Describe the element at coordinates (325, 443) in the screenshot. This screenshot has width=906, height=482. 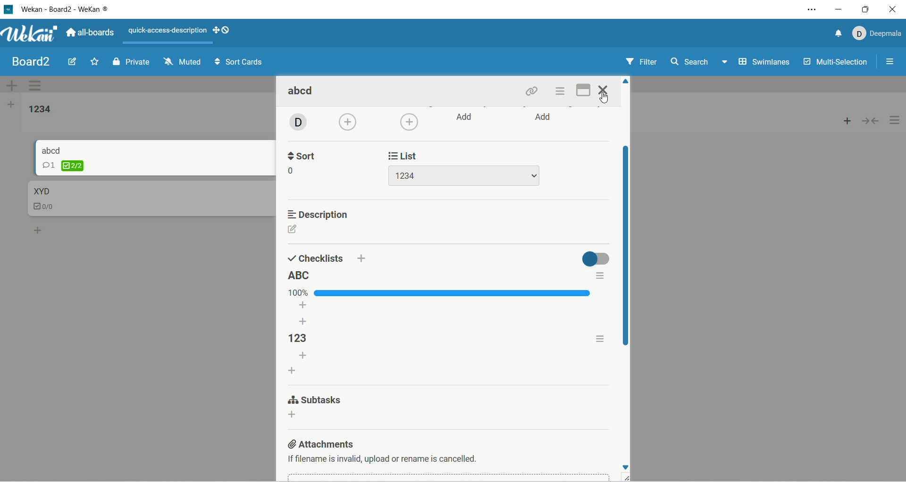
I see `attachments` at that location.